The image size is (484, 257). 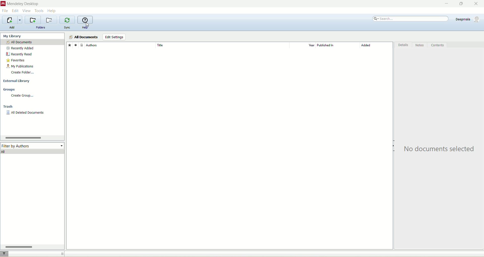 What do you see at coordinates (69, 45) in the screenshot?
I see `favorites` at bounding box center [69, 45].